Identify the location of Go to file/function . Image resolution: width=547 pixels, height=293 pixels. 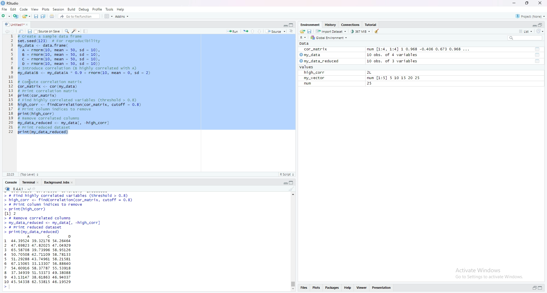
(80, 16).